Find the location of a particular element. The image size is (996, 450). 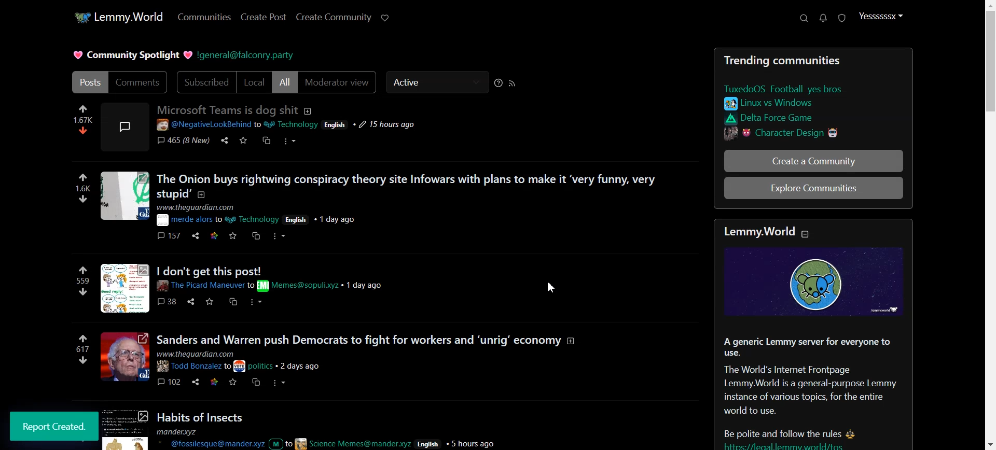

link is located at coordinates (790, 119).